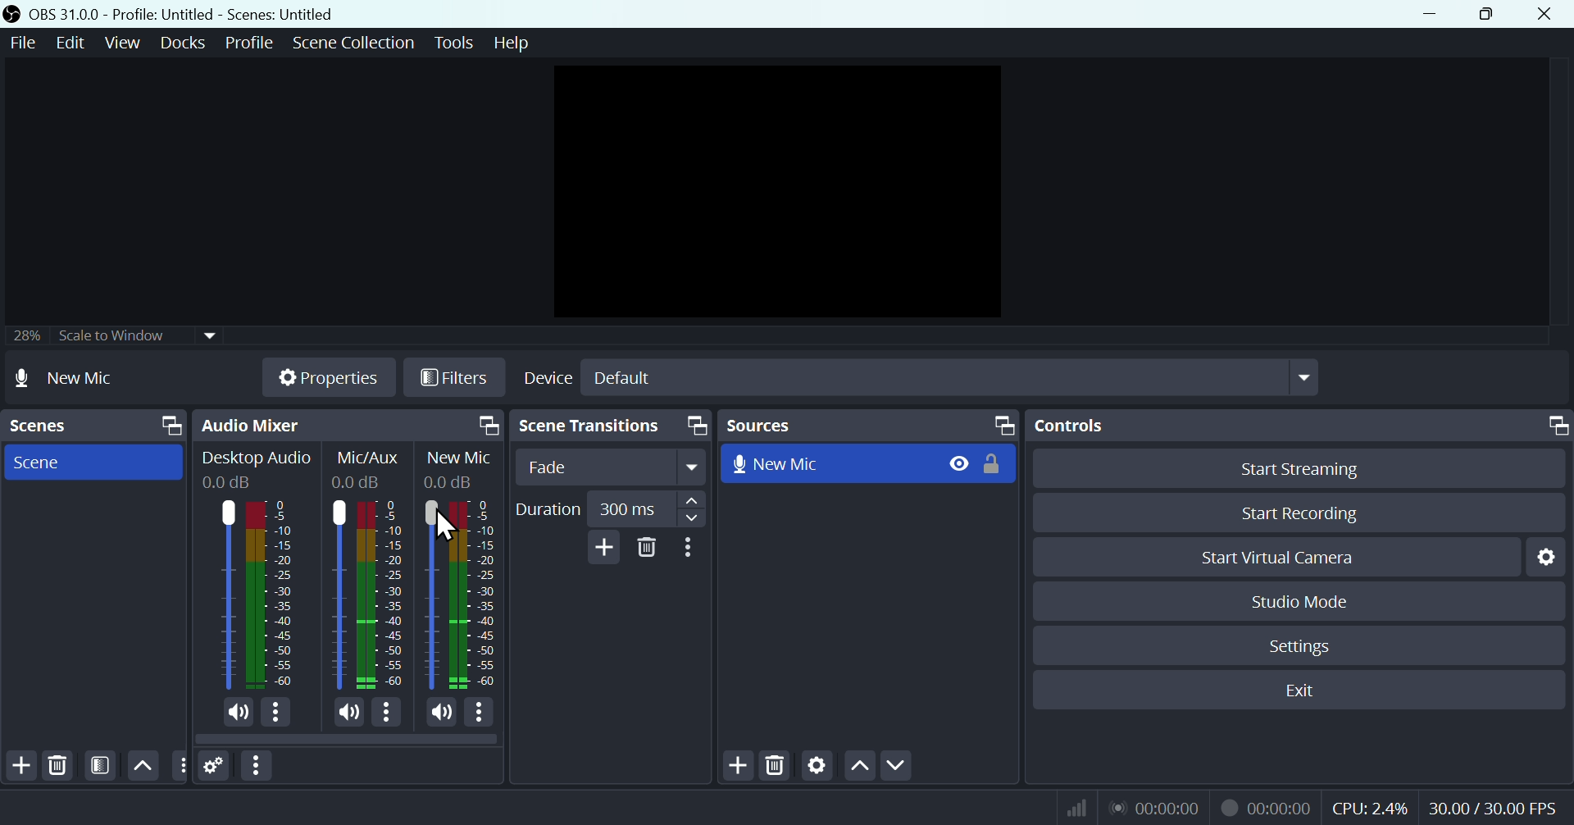  What do you see at coordinates (57, 766) in the screenshot?
I see `Delete` at bounding box center [57, 766].